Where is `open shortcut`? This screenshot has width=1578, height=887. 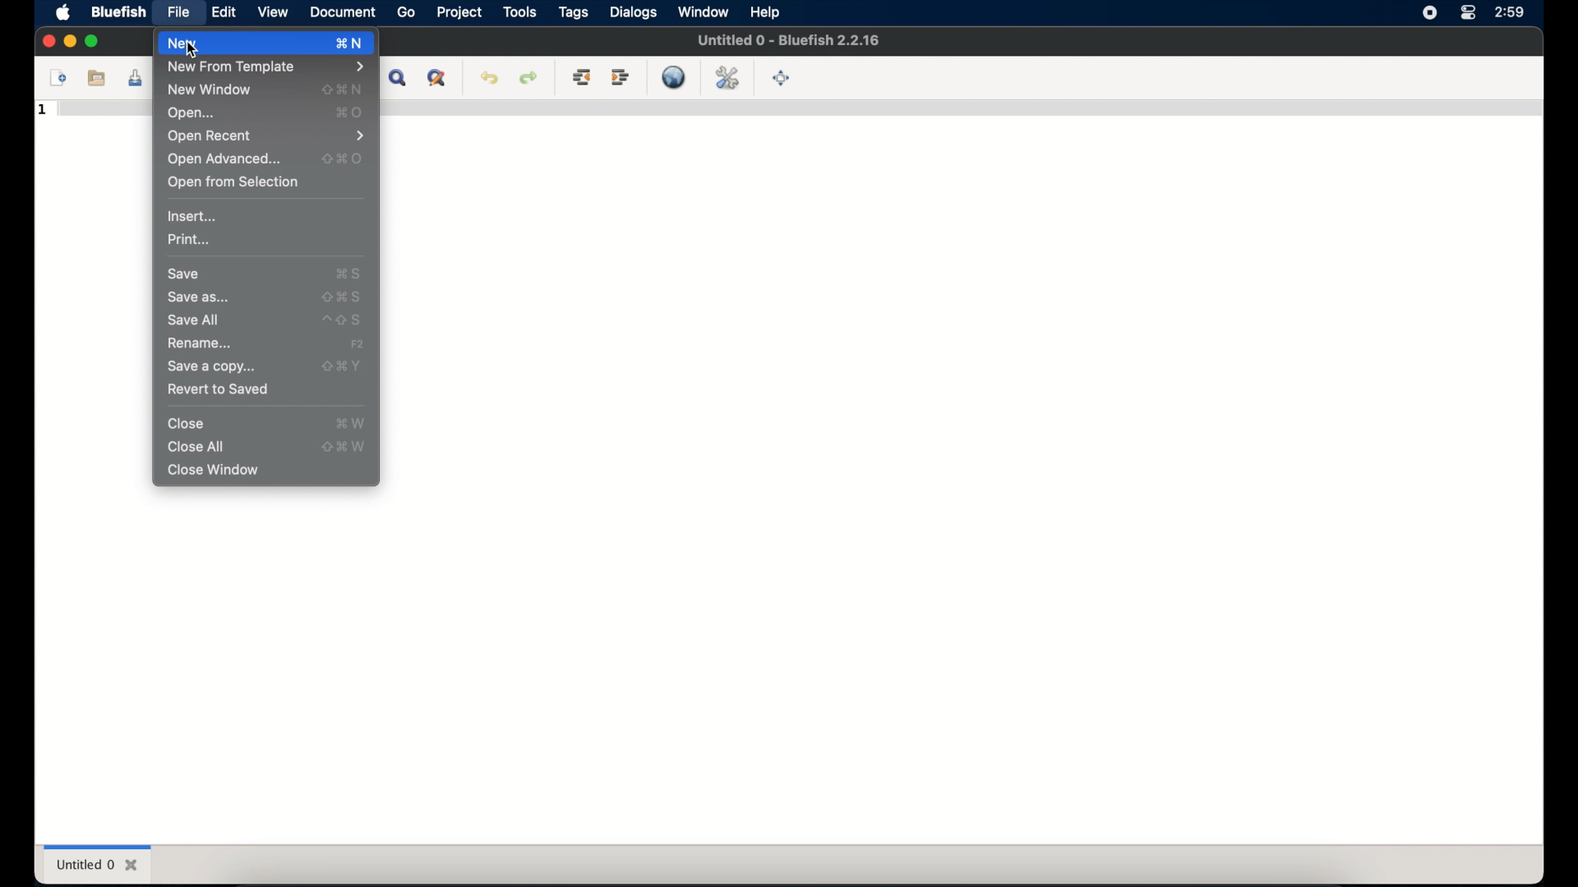
open shortcut is located at coordinates (350, 113).